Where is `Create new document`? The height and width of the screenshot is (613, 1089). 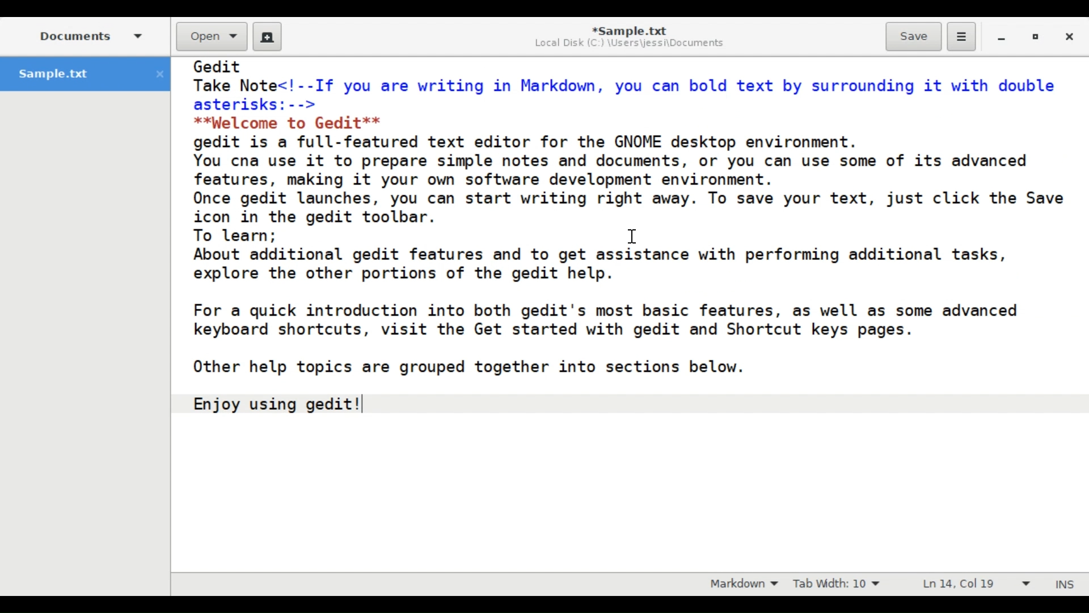
Create new document is located at coordinates (268, 36).